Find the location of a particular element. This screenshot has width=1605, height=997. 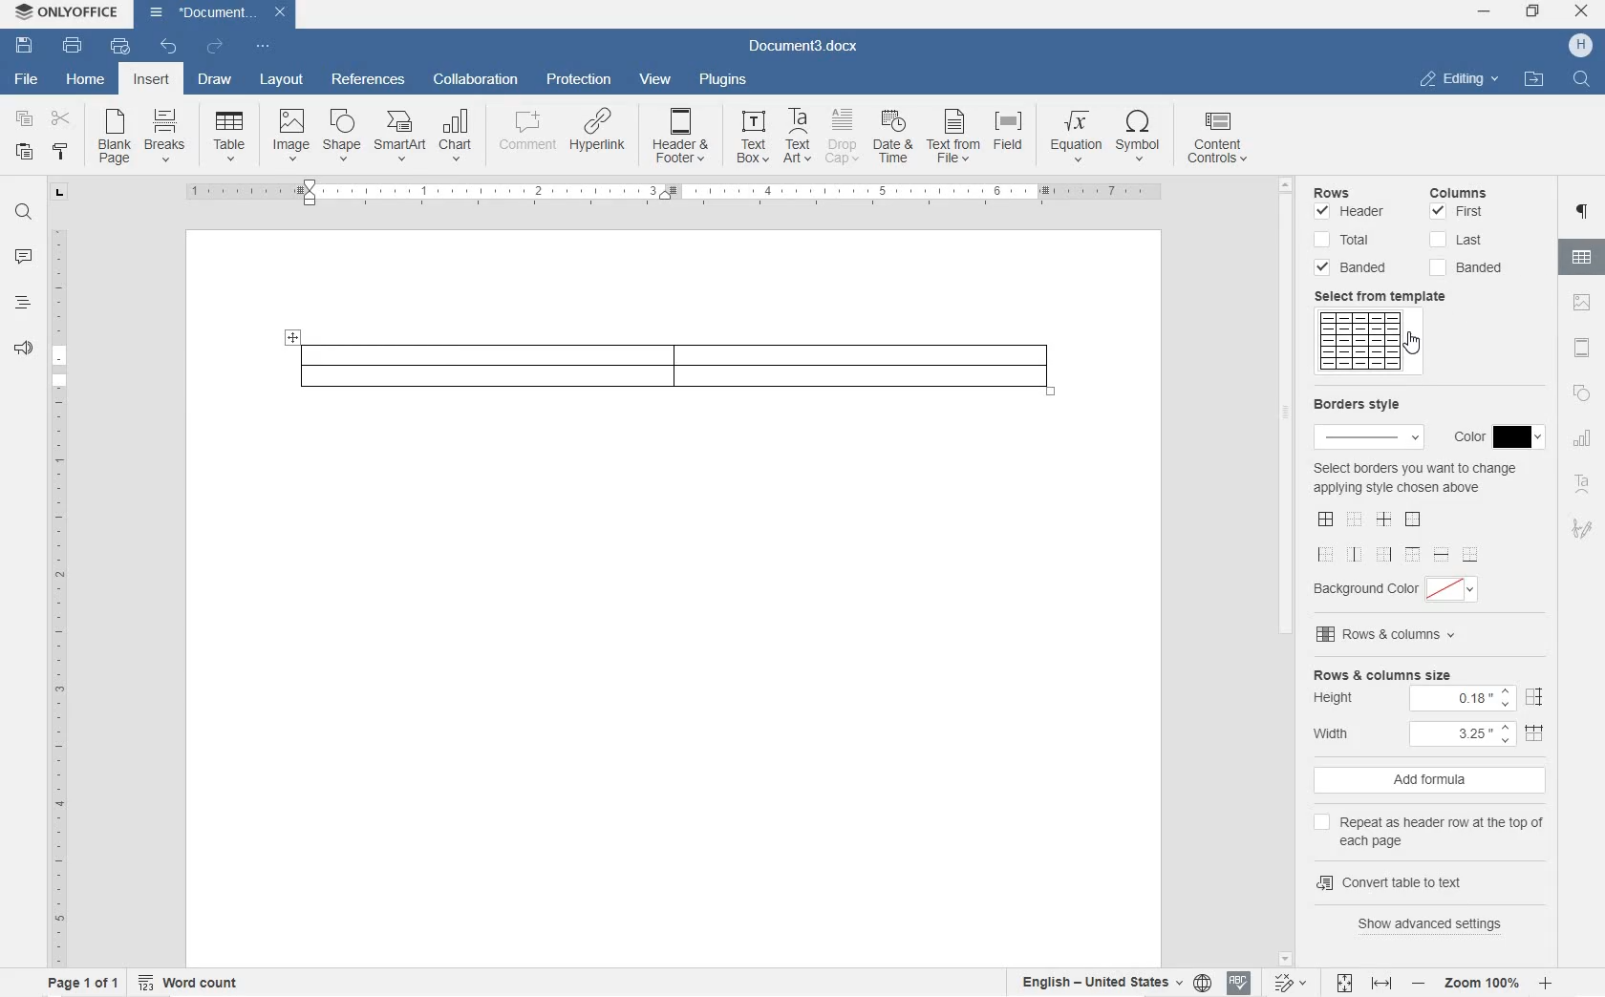

Text from file is located at coordinates (954, 138).